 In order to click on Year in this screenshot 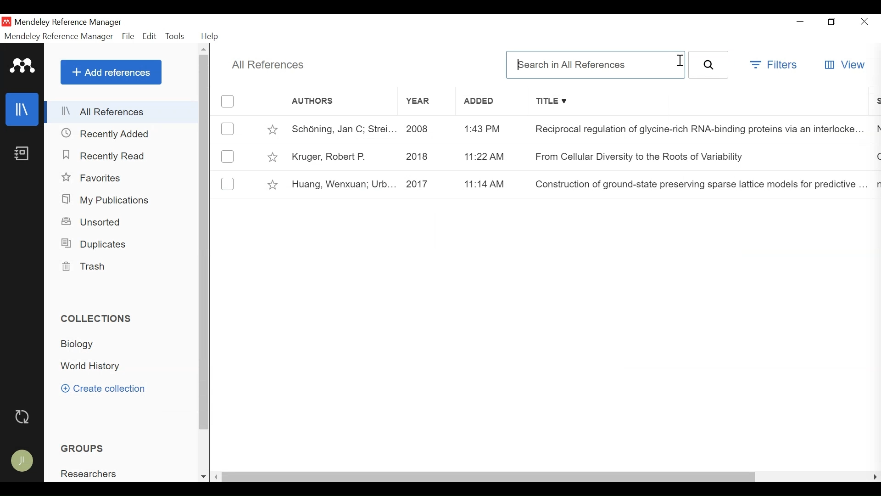, I will do `click(426, 101)`.